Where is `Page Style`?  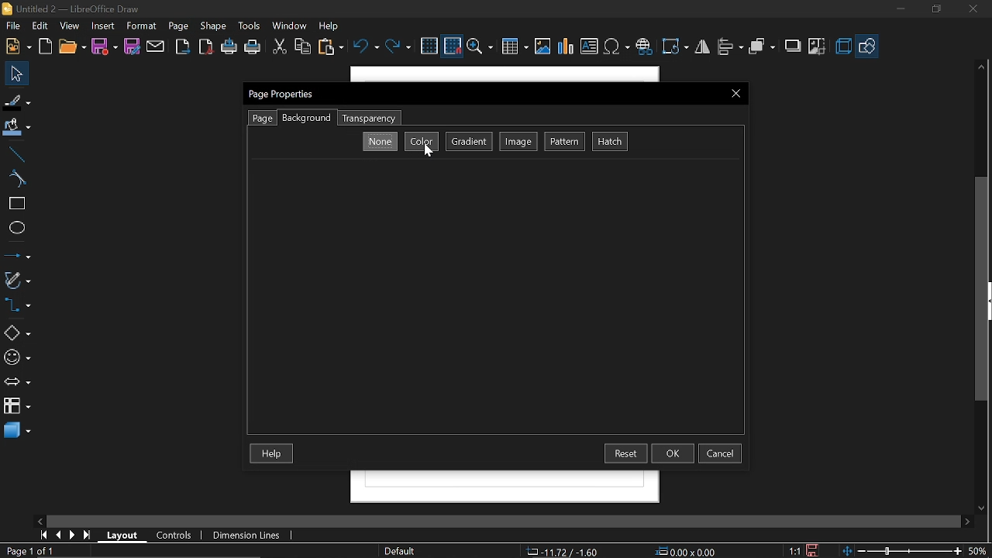 Page Style is located at coordinates (401, 551).